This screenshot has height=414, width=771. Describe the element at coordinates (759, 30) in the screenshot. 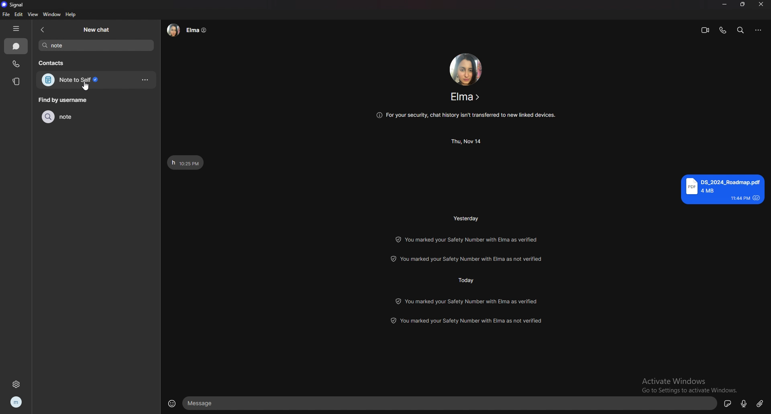

I see `options` at that location.